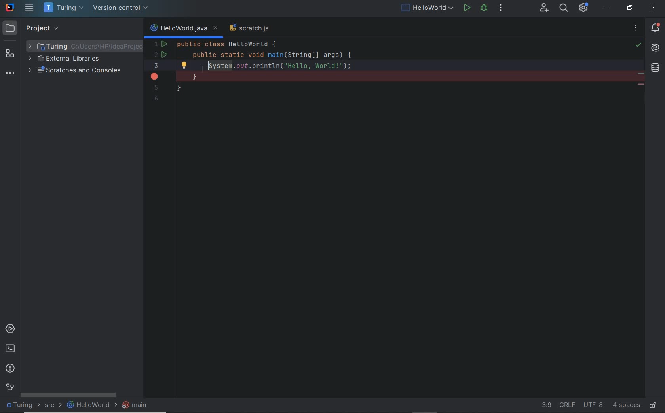 The image size is (665, 413). I want to click on services, so click(10, 330).